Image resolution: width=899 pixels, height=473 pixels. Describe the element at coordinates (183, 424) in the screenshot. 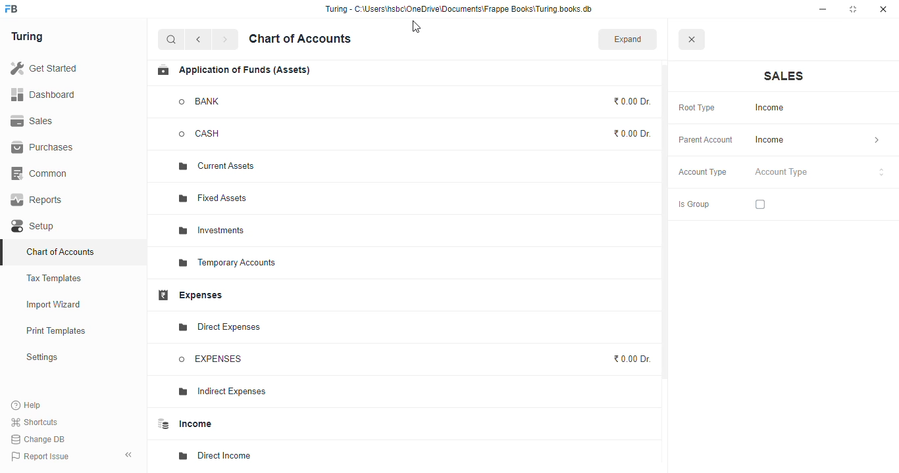

I see `income` at that location.